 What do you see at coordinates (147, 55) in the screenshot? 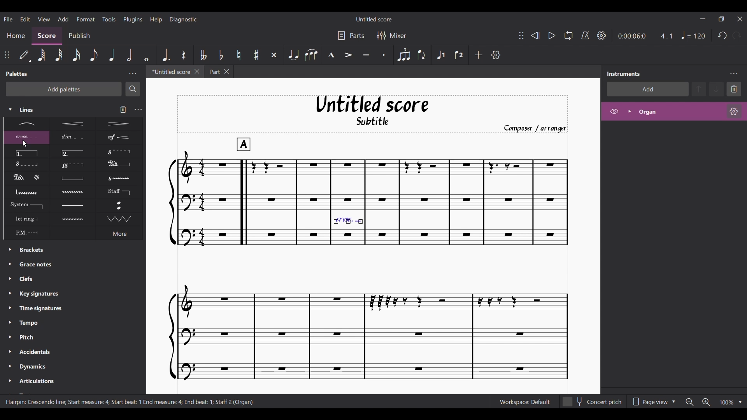
I see `Whole note` at bounding box center [147, 55].